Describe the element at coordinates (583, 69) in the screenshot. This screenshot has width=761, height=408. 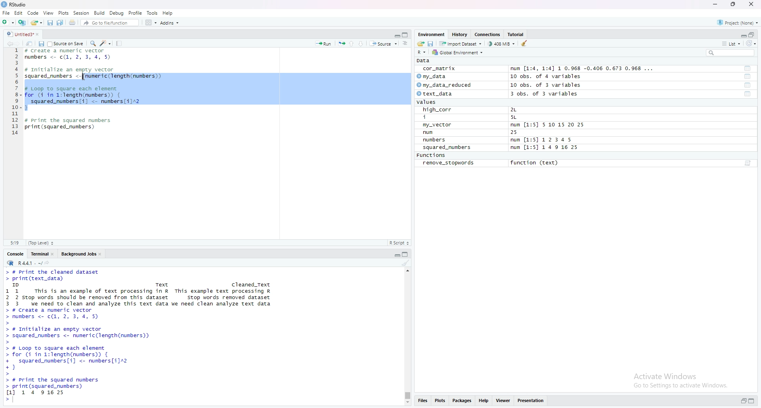
I see `num [1:4, 1:4] 1 0.968 -0.406 0.673 0.968 ...` at that location.